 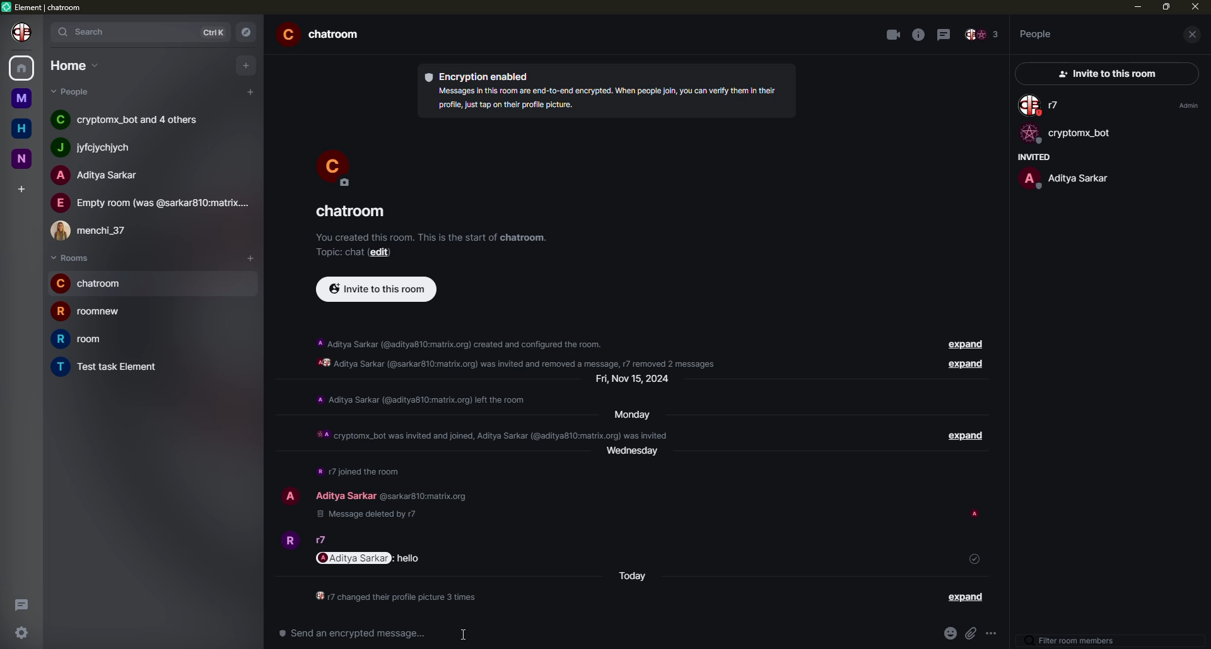 I want to click on attach, so click(x=973, y=636).